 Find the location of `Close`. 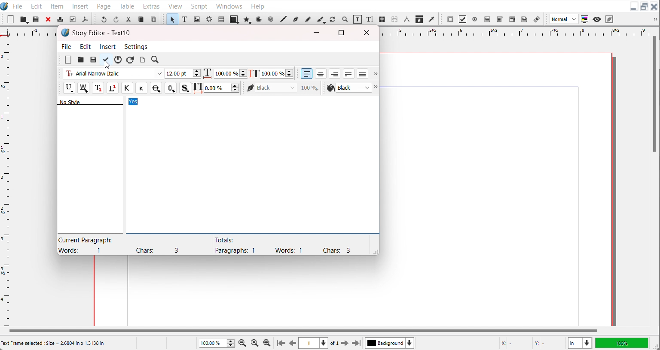

Close is located at coordinates (49, 19).